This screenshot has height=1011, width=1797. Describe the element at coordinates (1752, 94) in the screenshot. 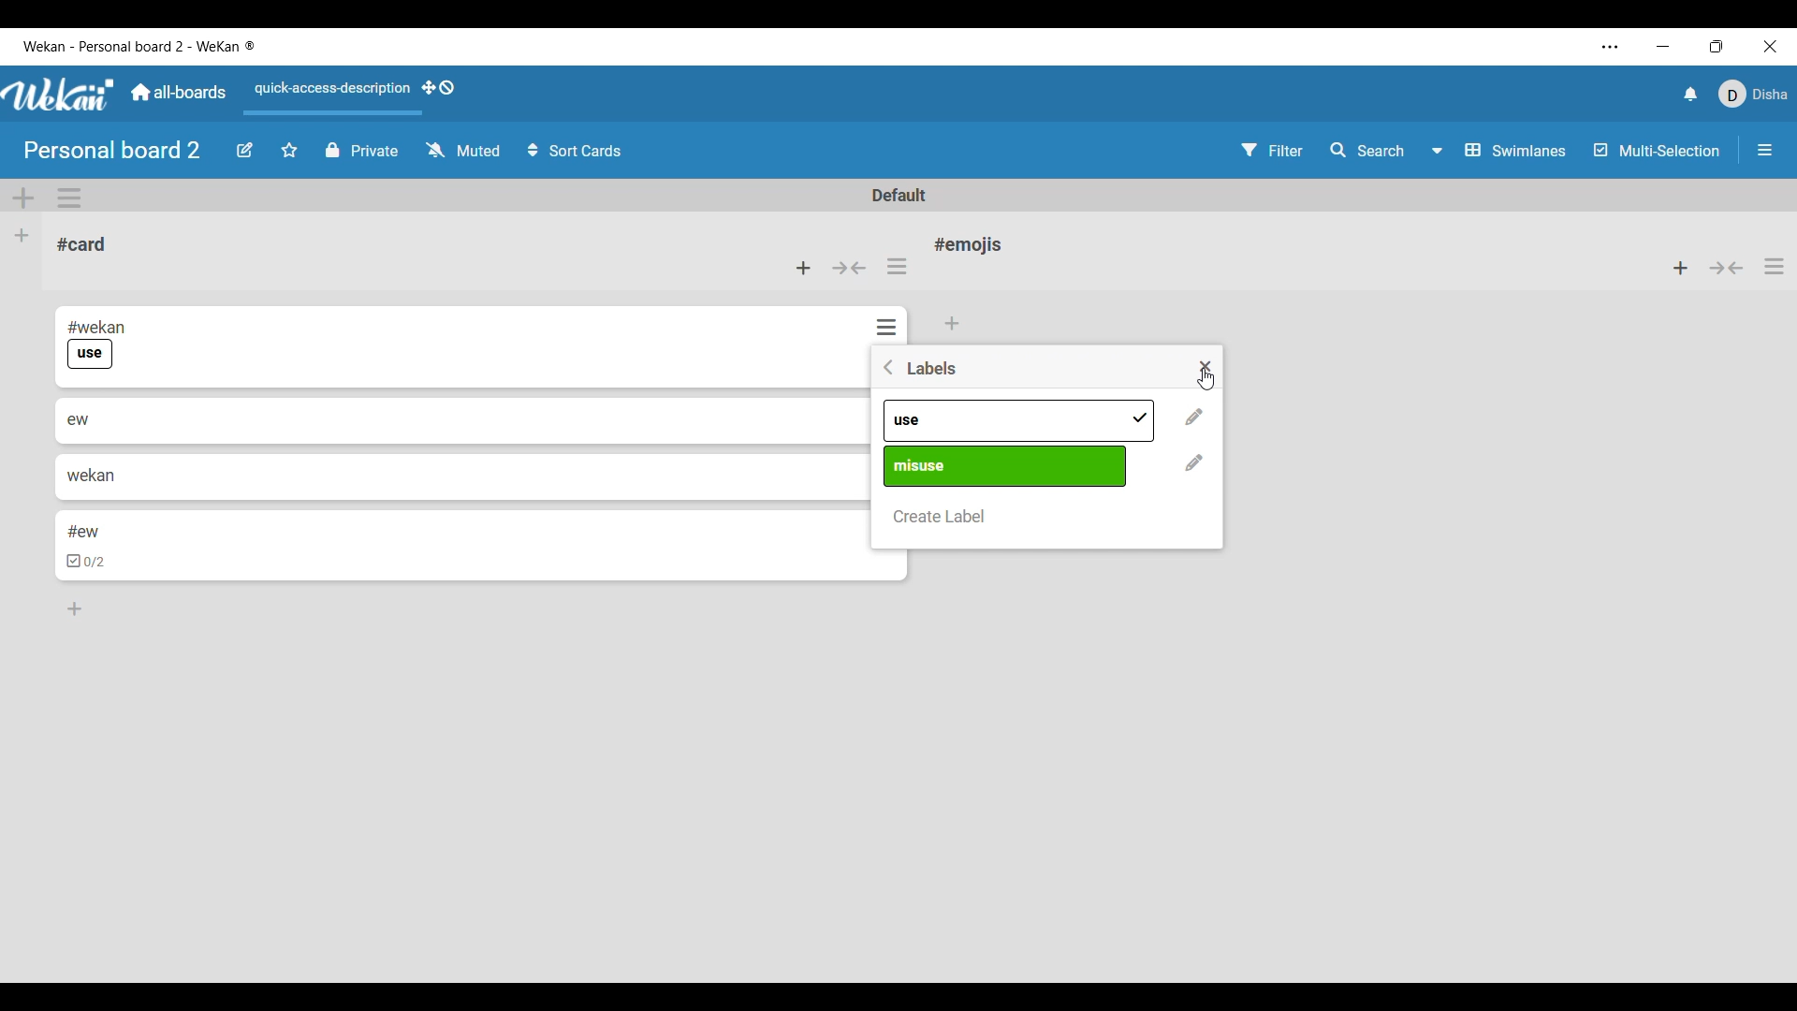

I see `Current account` at that location.